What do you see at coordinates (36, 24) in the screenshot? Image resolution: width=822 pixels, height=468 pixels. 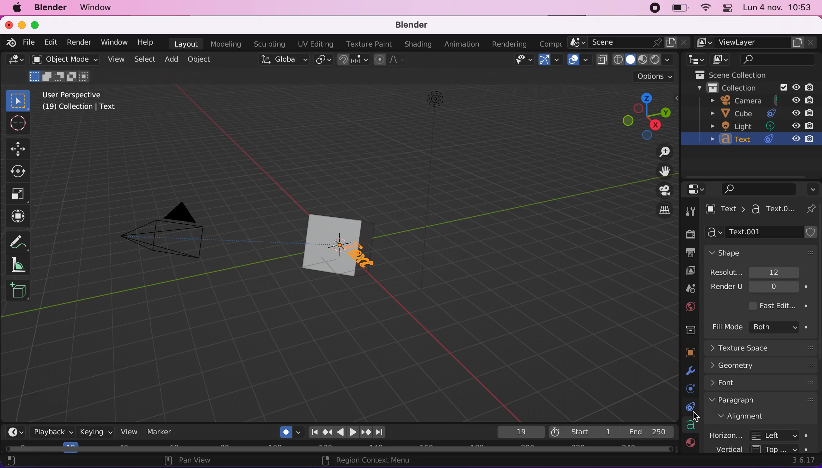 I see `maximize` at bounding box center [36, 24].